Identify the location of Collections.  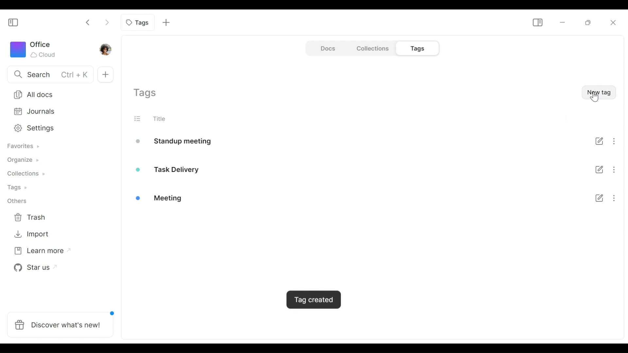
(23, 176).